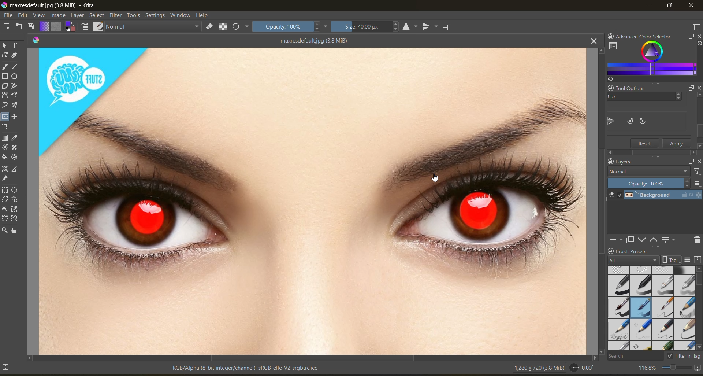 Image resolution: width=703 pixels, height=376 pixels. What do you see at coordinates (696, 172) in the screenshot?
I see `filter` at bounding box center [696, 172].